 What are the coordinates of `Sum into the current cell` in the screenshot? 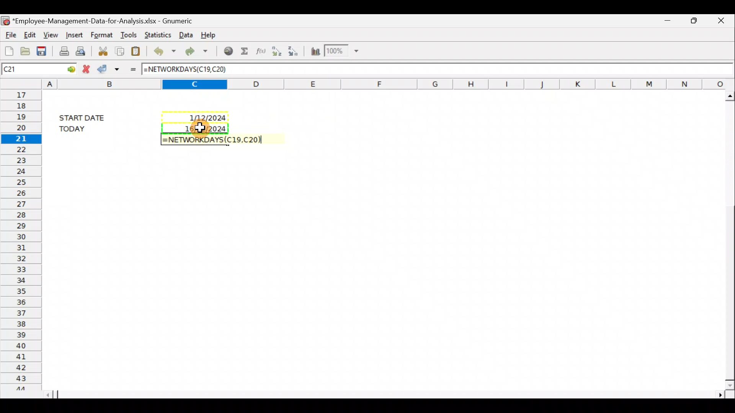 It's located at (244, 51).